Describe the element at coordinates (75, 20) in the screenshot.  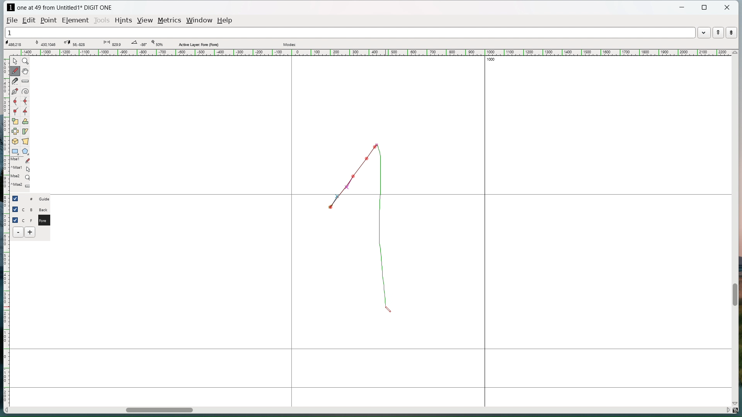
I see `element` at that location.